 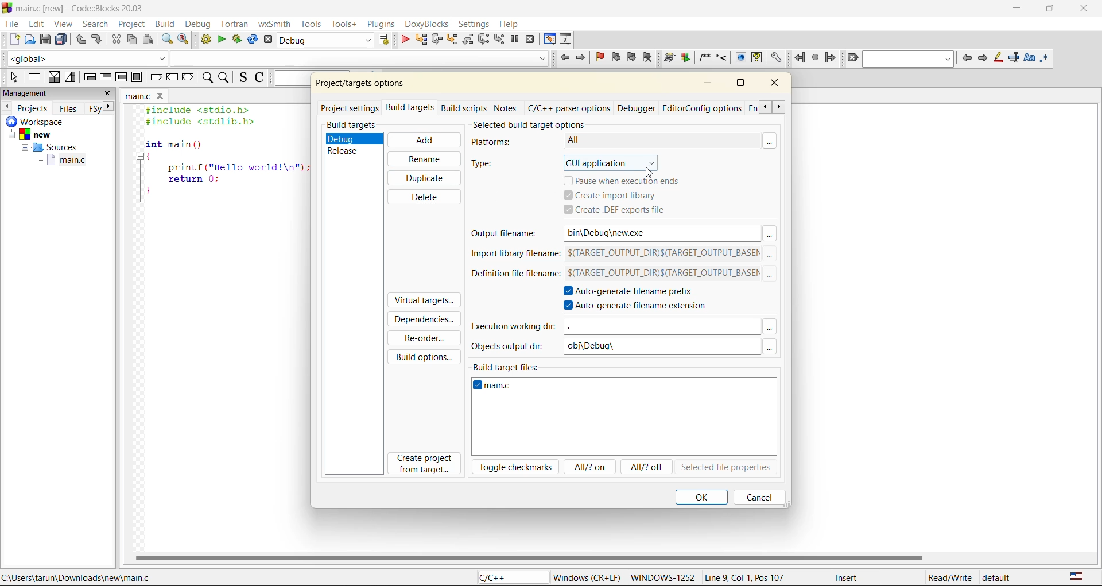 What do you see at coordinates (7, 106) in the screenshot?
I see `previous` at bounding box center [7, 106].